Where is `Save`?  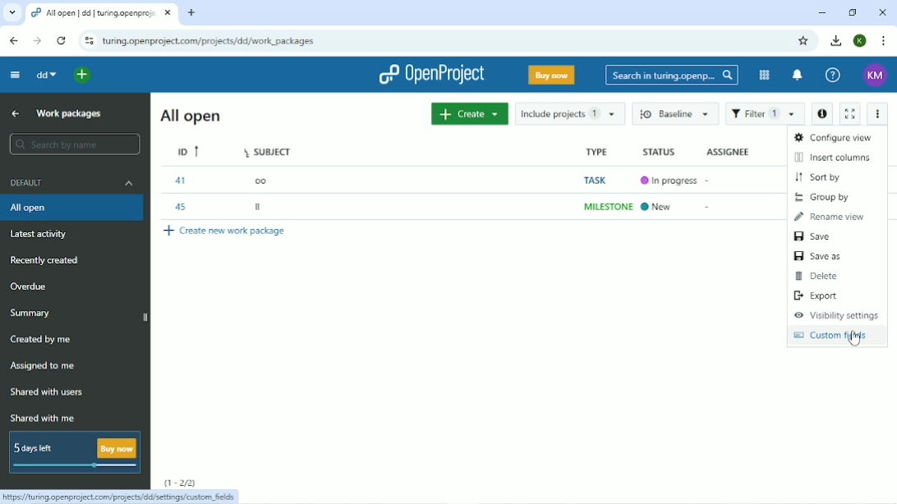 Save is located at coordinates (816, 237).